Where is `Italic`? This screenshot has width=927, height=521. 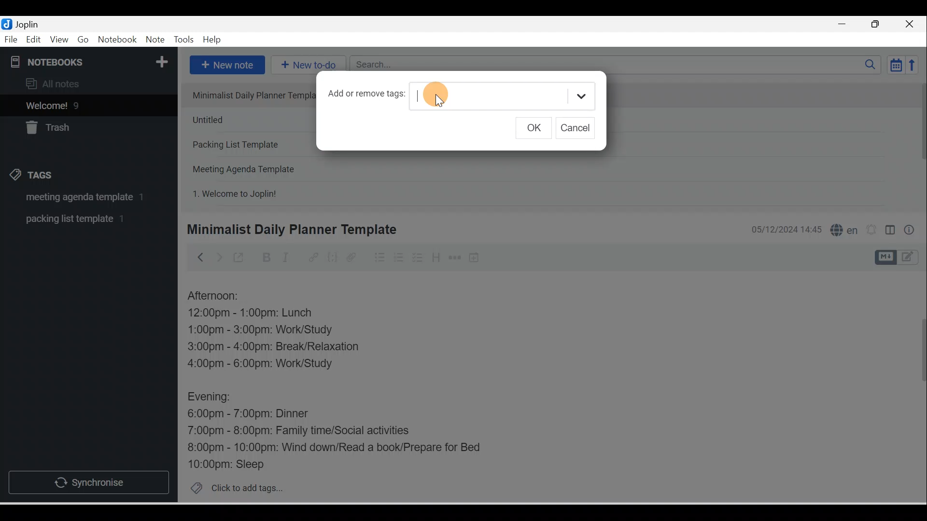 Italic is located at coordinates (287, 259).